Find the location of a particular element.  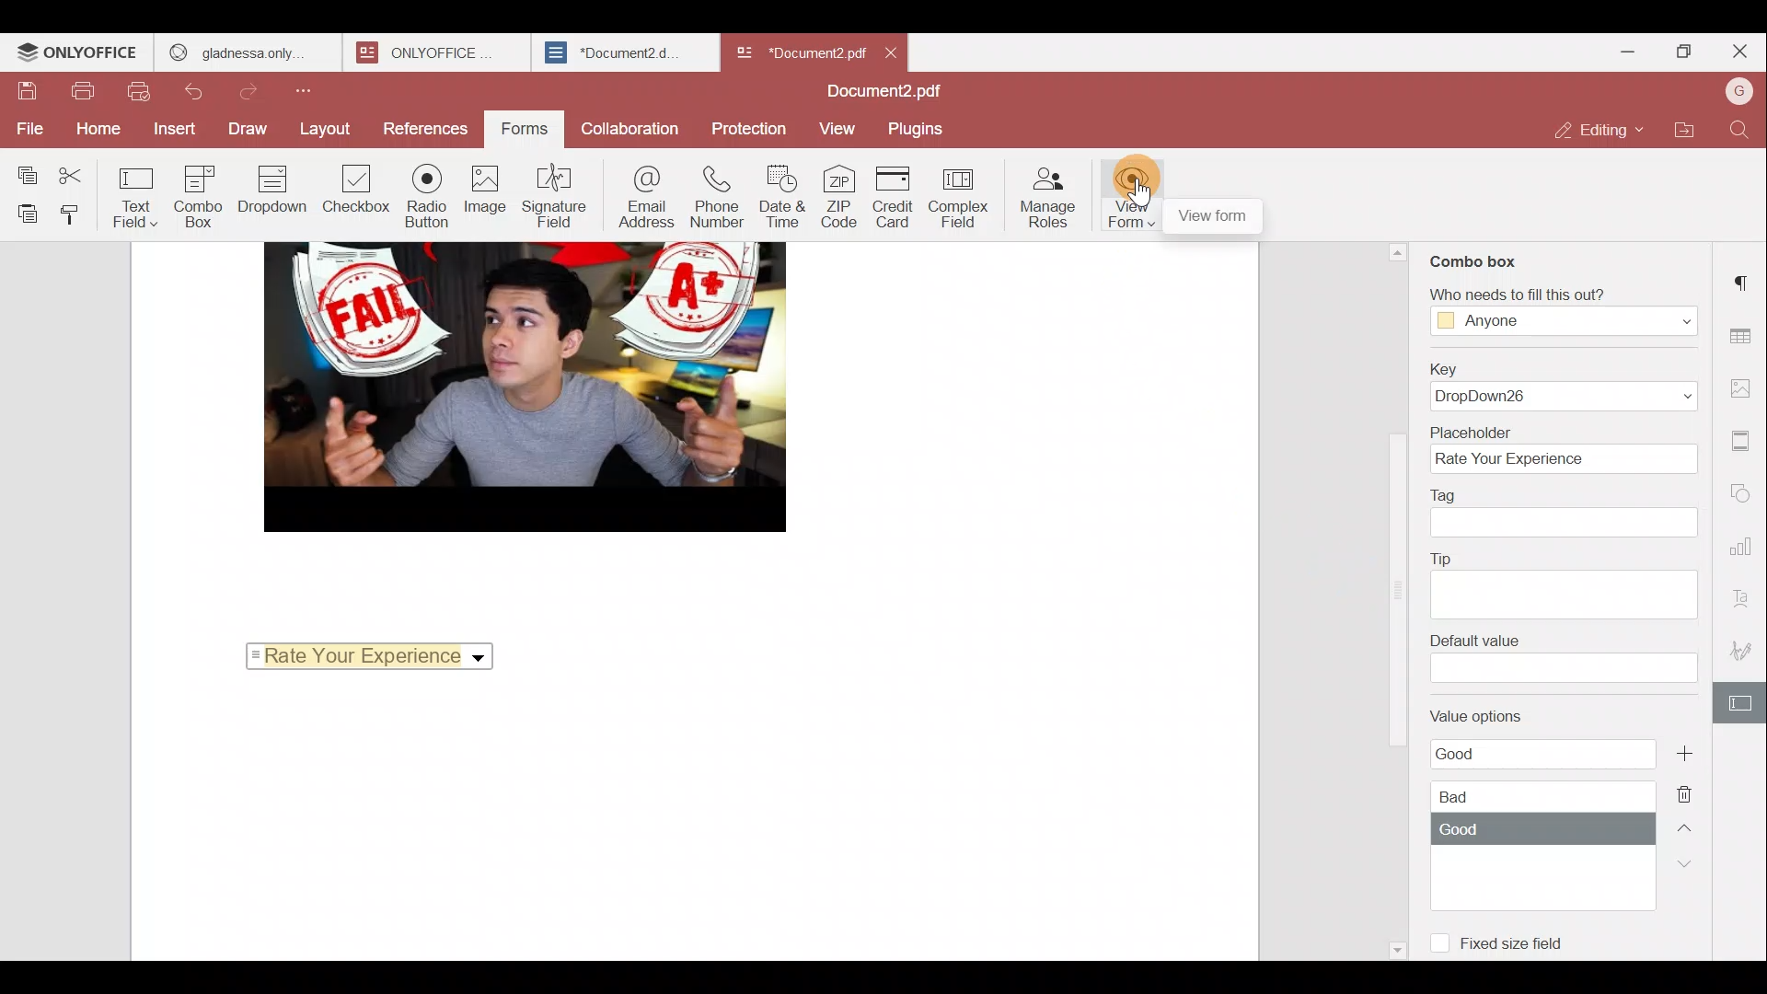

Default value is located at coordinates (1562, 658).